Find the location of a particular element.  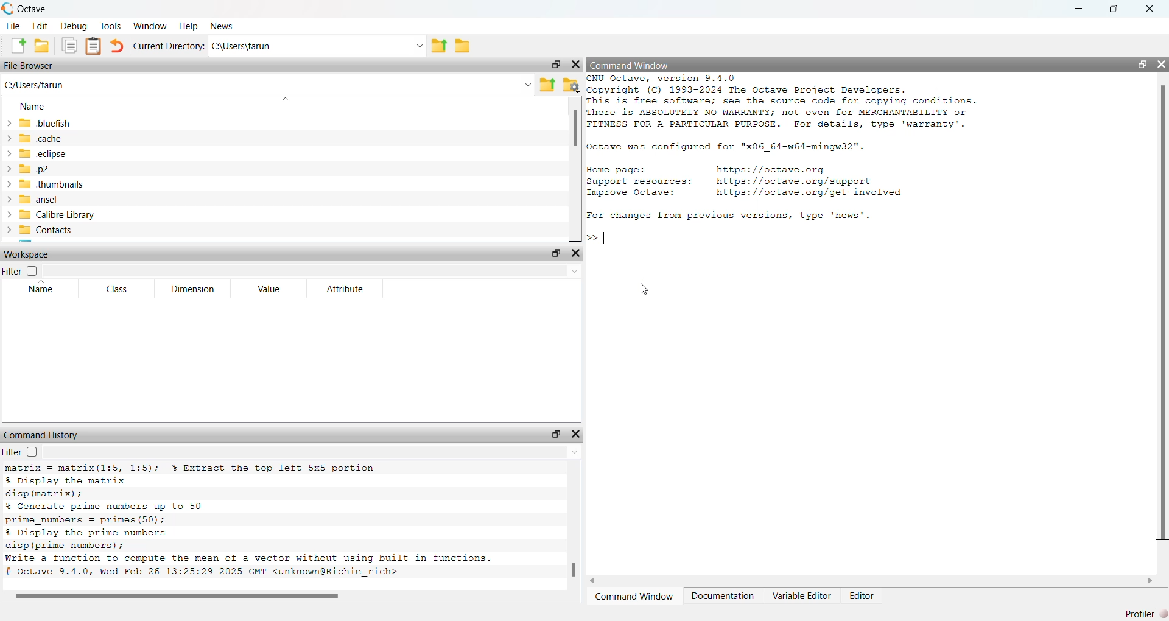

Drop-down  is located at coordinates (576, 452).